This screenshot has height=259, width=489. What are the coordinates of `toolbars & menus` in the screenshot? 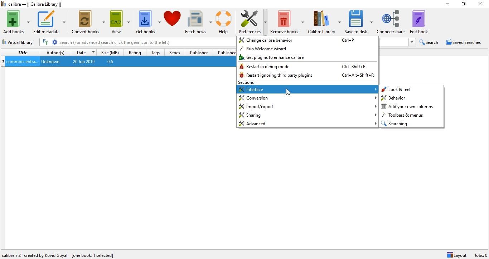 It's located at (410, 115).